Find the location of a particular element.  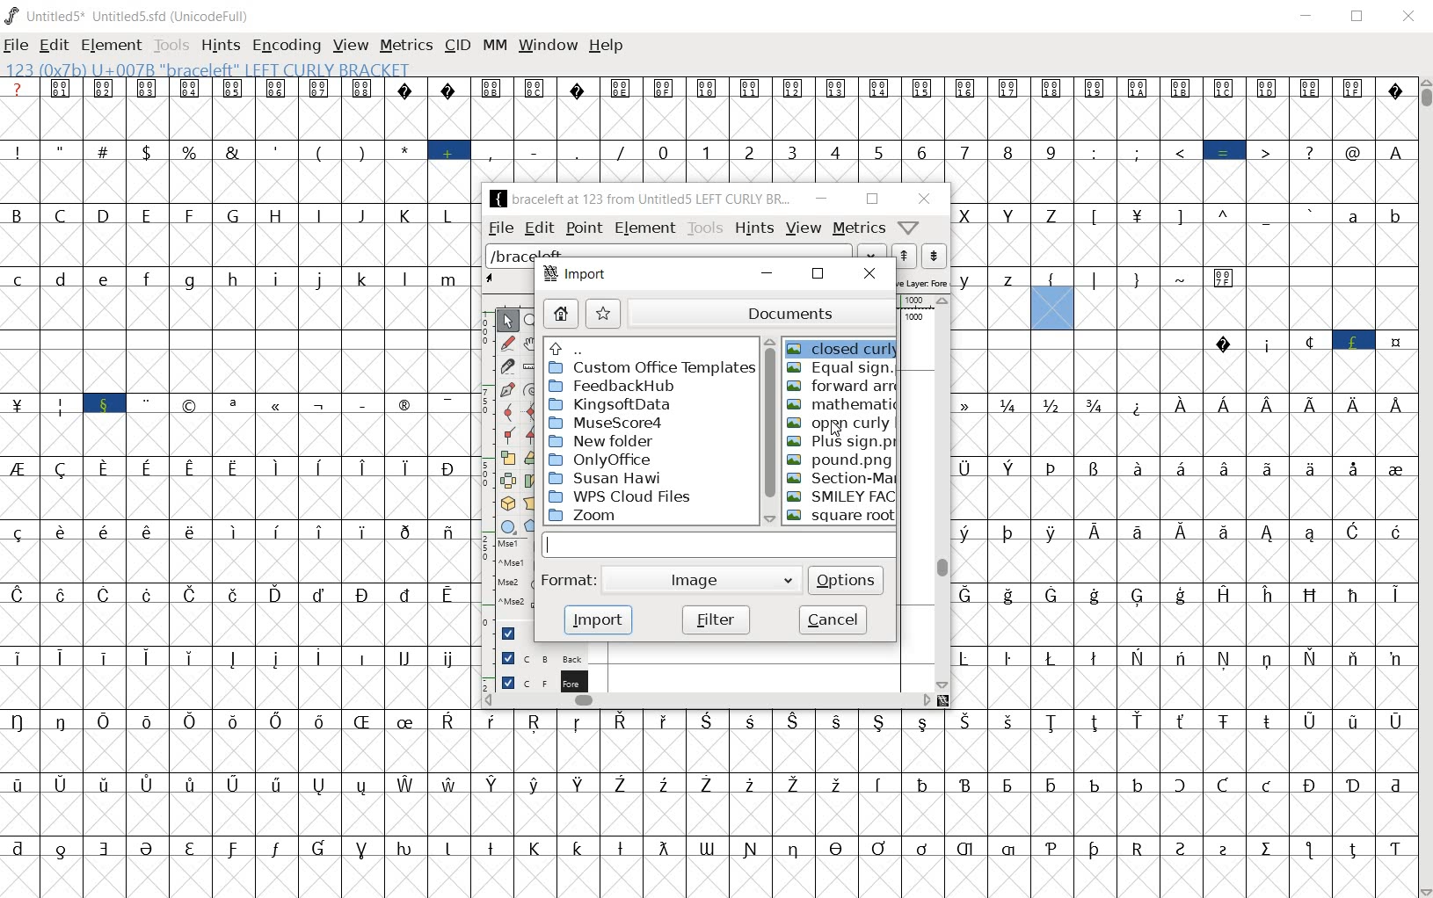

cid is located at coordinates (456, 45).